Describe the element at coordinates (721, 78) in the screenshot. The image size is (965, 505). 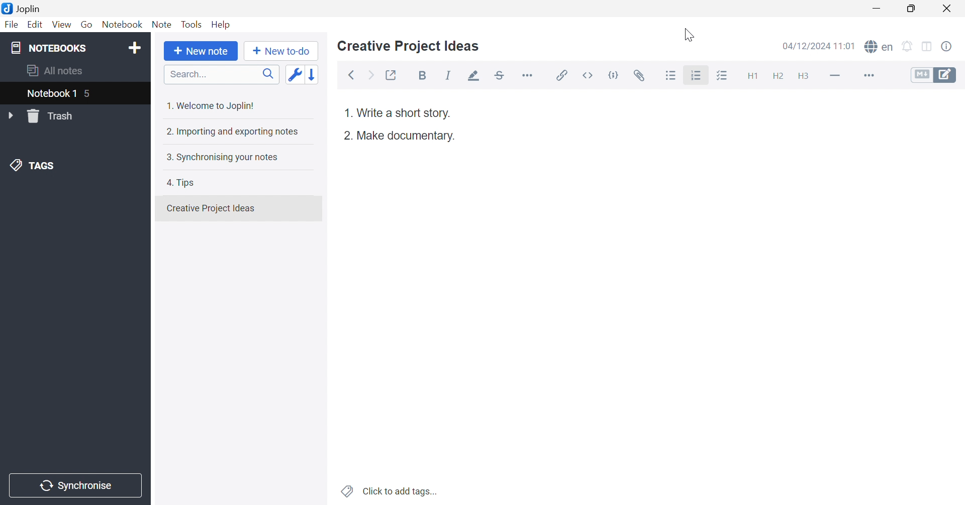
I see `Checkbox list` at that location.